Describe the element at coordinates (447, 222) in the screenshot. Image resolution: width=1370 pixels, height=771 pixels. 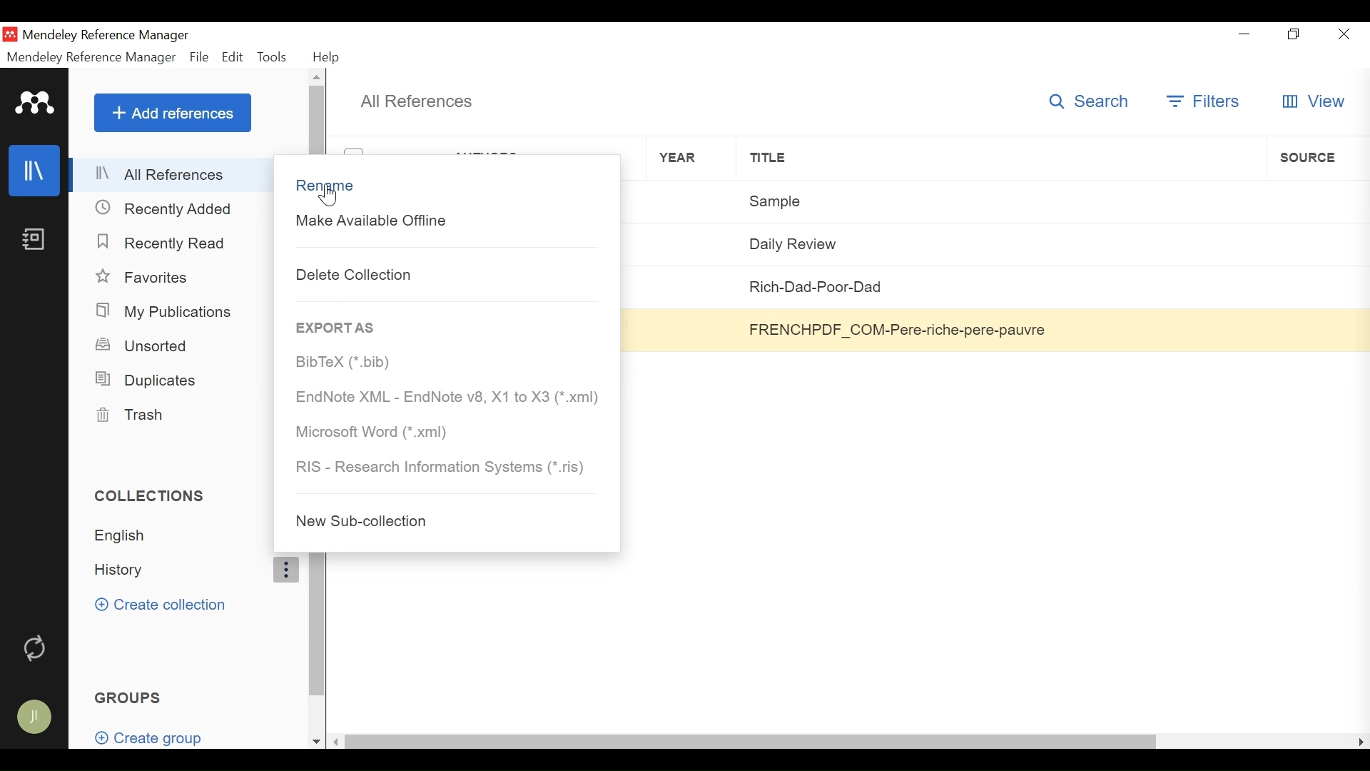
I see `Make Available Offline` at that location.